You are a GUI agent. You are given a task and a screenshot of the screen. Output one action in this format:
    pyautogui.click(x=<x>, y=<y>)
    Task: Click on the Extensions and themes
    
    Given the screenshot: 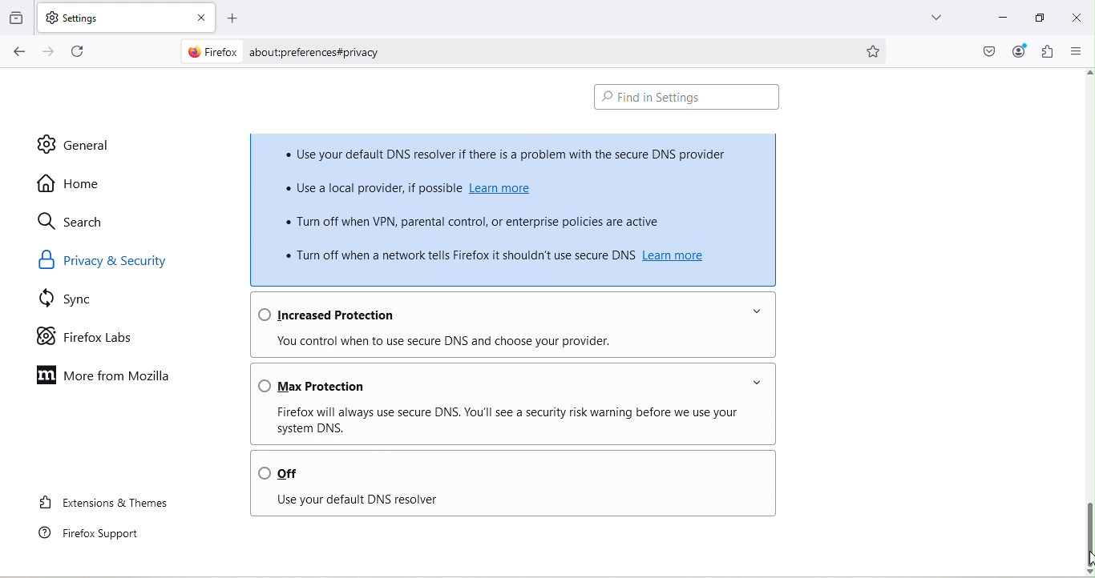 What is the action you would take?
    pyautogui.click(x=104, y=506)
    